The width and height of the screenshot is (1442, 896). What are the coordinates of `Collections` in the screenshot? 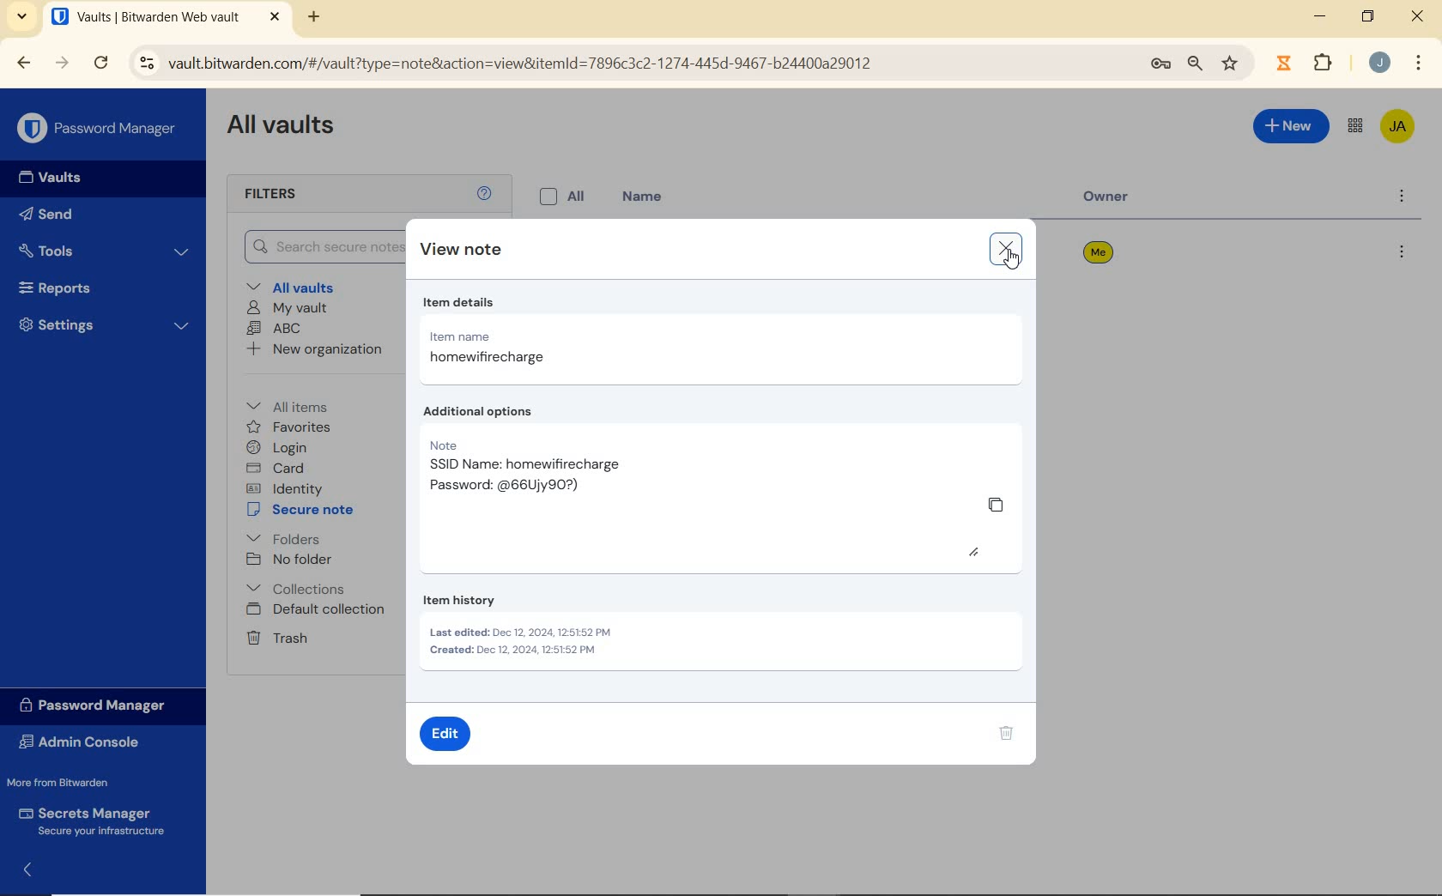 It's located at (300, 588).